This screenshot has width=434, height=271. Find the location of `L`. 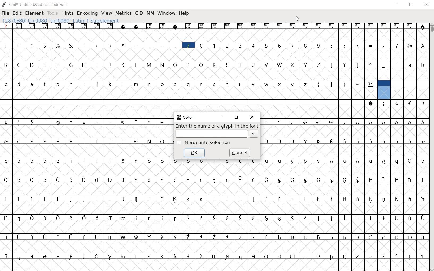

L is located at coordinates (137, 64).